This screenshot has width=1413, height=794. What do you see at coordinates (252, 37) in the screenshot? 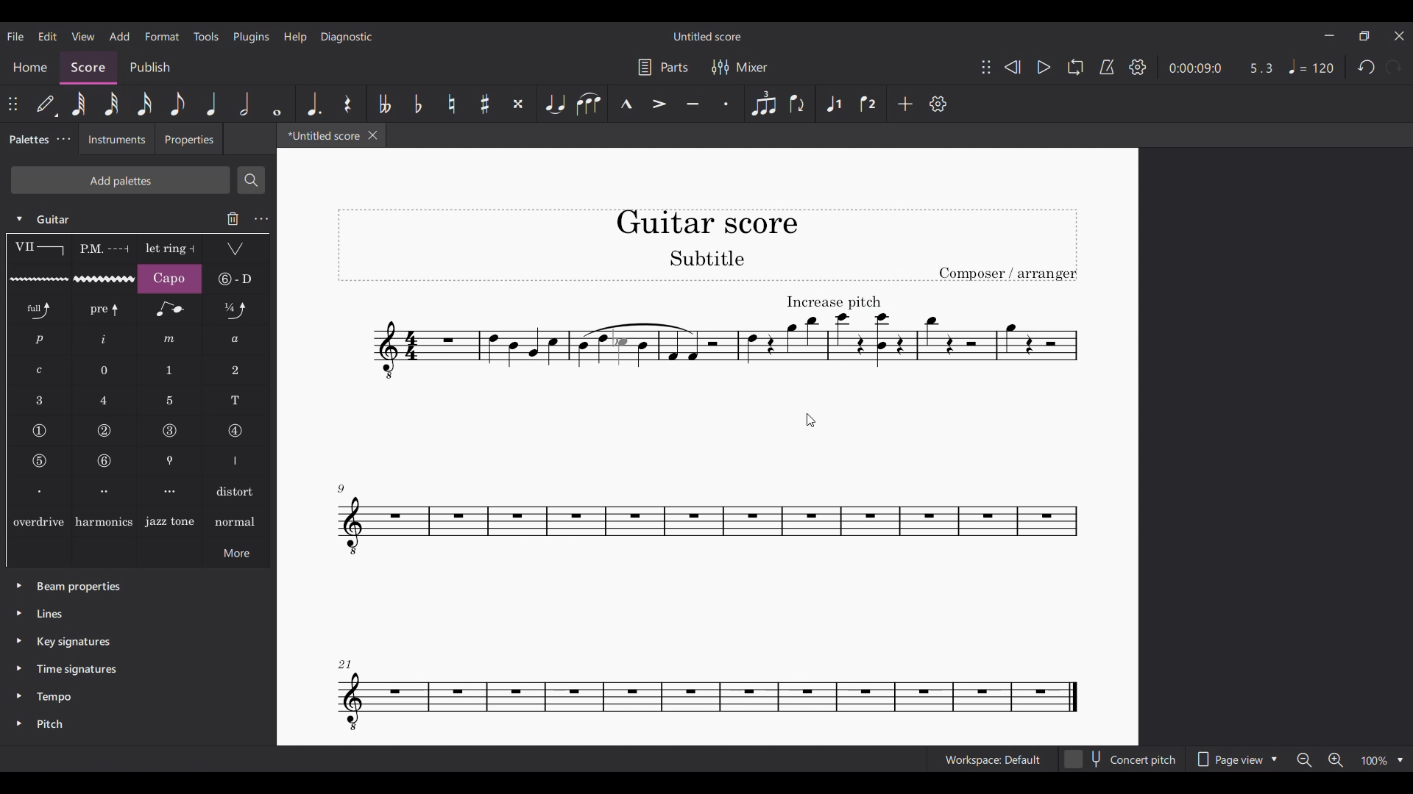
I see `Plugins menu` at bounding box center [252, 37].